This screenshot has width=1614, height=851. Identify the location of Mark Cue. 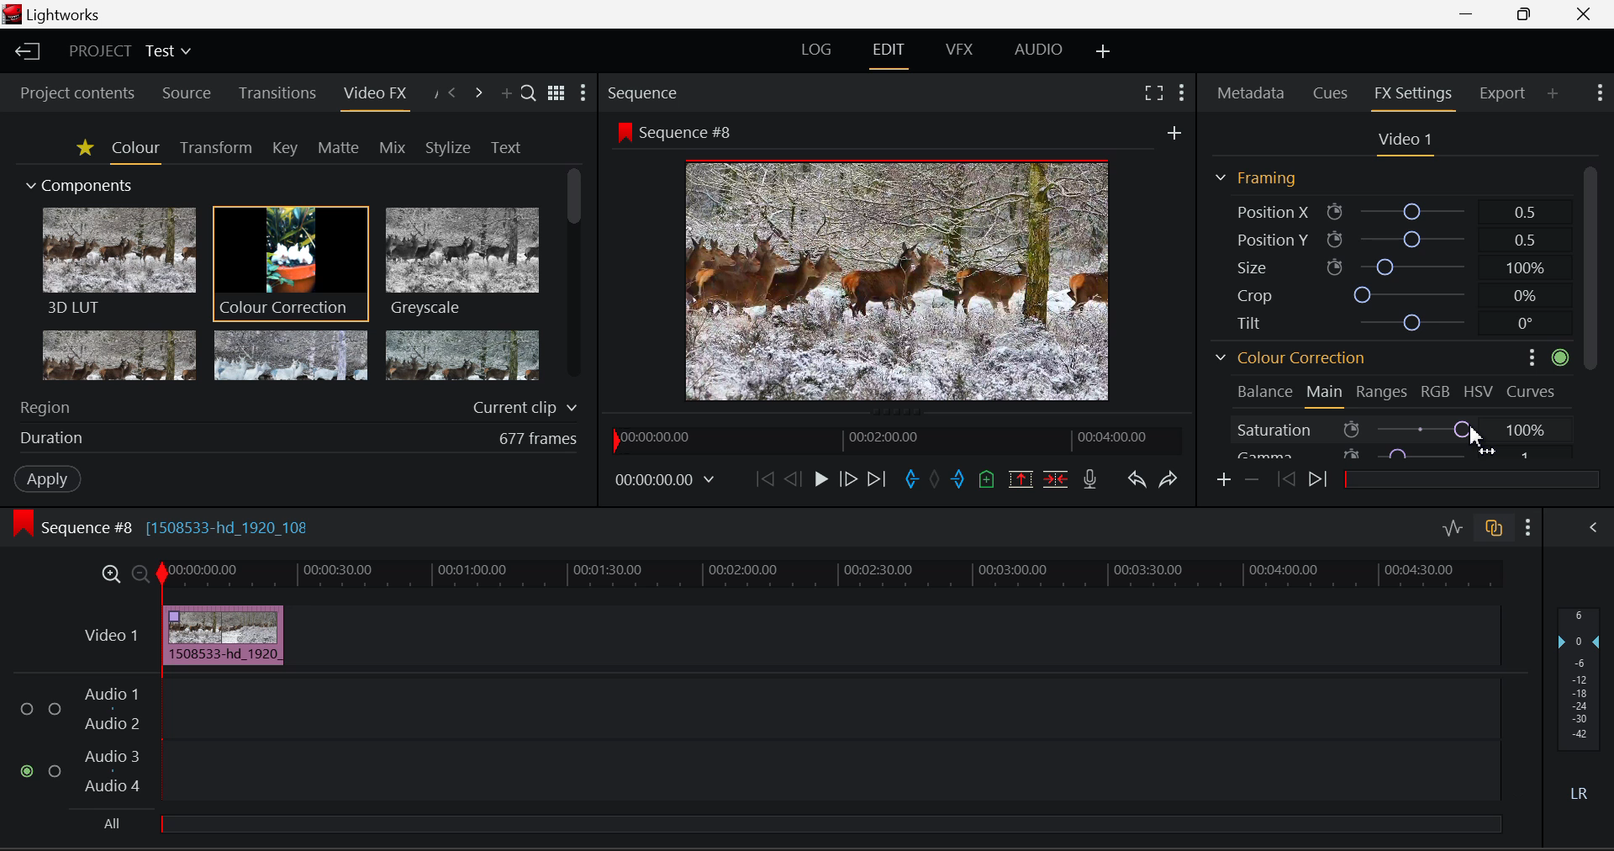
(988, 481).